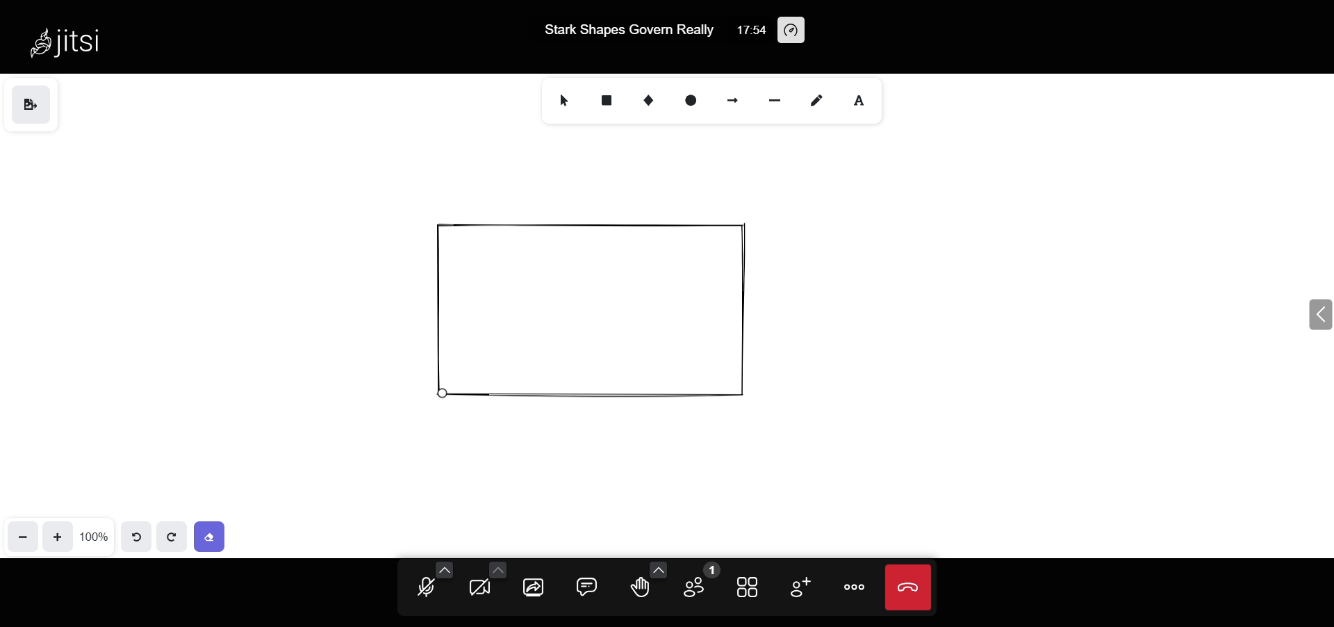 The image size is (1334, 627). Describe the element at coordinates (481, 590) in the screenshot. I see `camera` at that location.